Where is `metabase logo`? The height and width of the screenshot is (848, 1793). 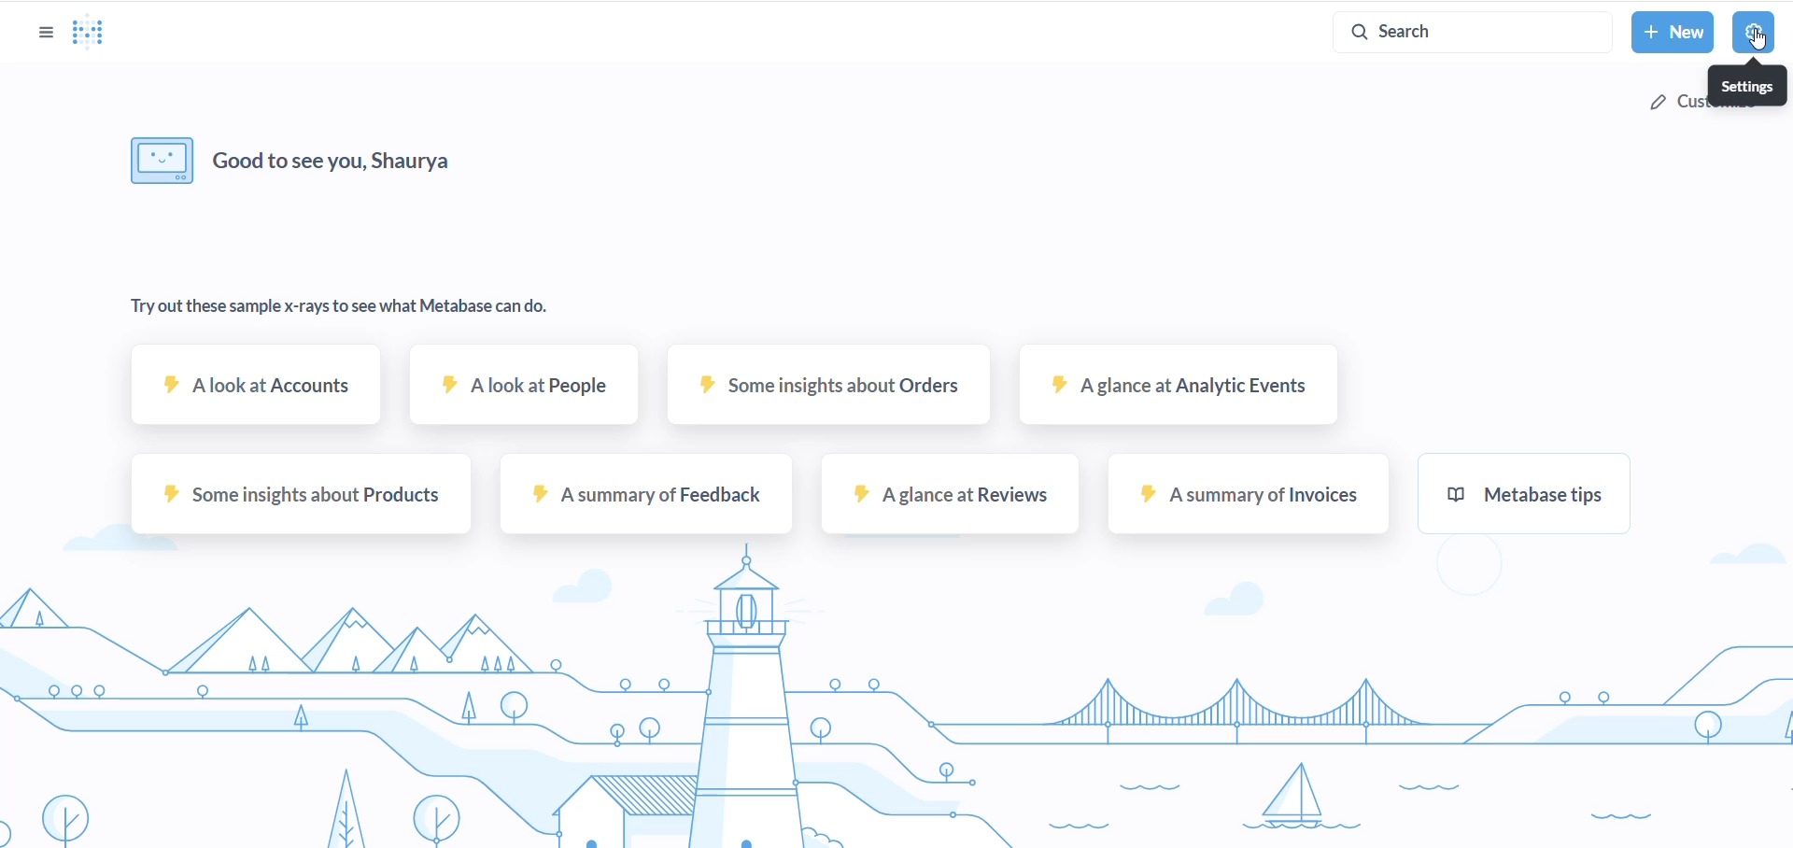
metabase logo is located at coordinates (92, 34).